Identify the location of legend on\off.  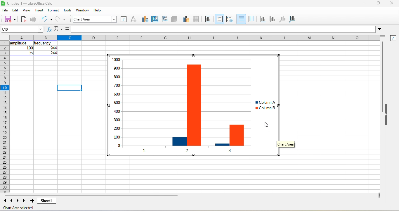
(220, 19).